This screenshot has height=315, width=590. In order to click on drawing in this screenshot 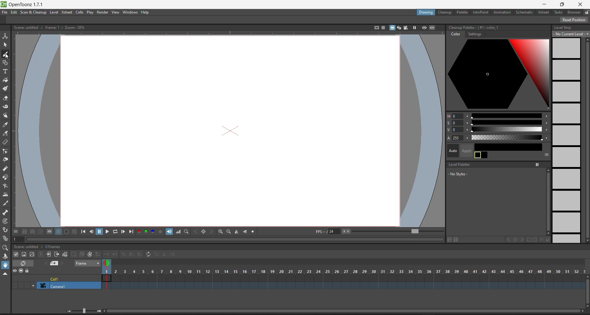, I will do `click(427, 12)`.